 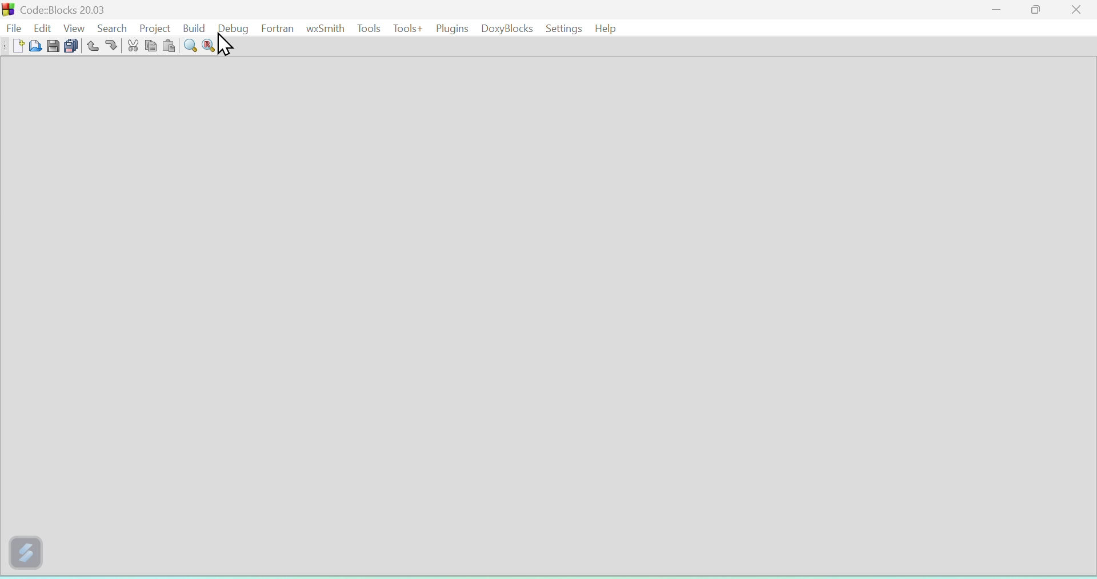 I want to click on Fortran, so click(x=277, y=27).